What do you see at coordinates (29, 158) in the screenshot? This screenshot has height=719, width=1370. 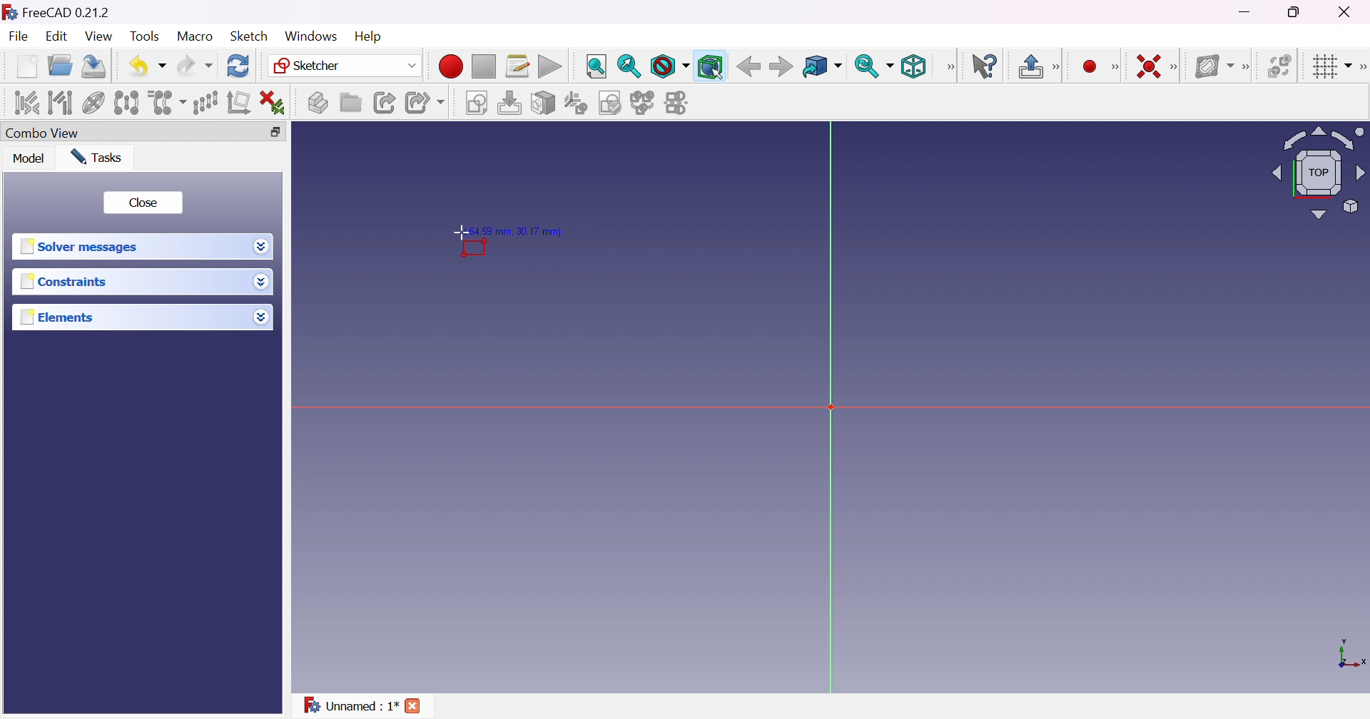 I see `Model` at bounding box center [29, 158].